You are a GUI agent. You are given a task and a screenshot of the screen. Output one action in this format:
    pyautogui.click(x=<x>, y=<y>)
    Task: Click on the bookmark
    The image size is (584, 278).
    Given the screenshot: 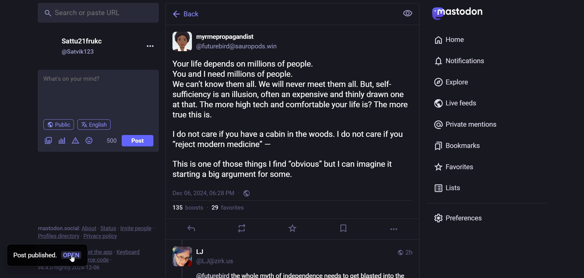 What is the action you would take?
    pyautogui.click(x=458, y=145)
    